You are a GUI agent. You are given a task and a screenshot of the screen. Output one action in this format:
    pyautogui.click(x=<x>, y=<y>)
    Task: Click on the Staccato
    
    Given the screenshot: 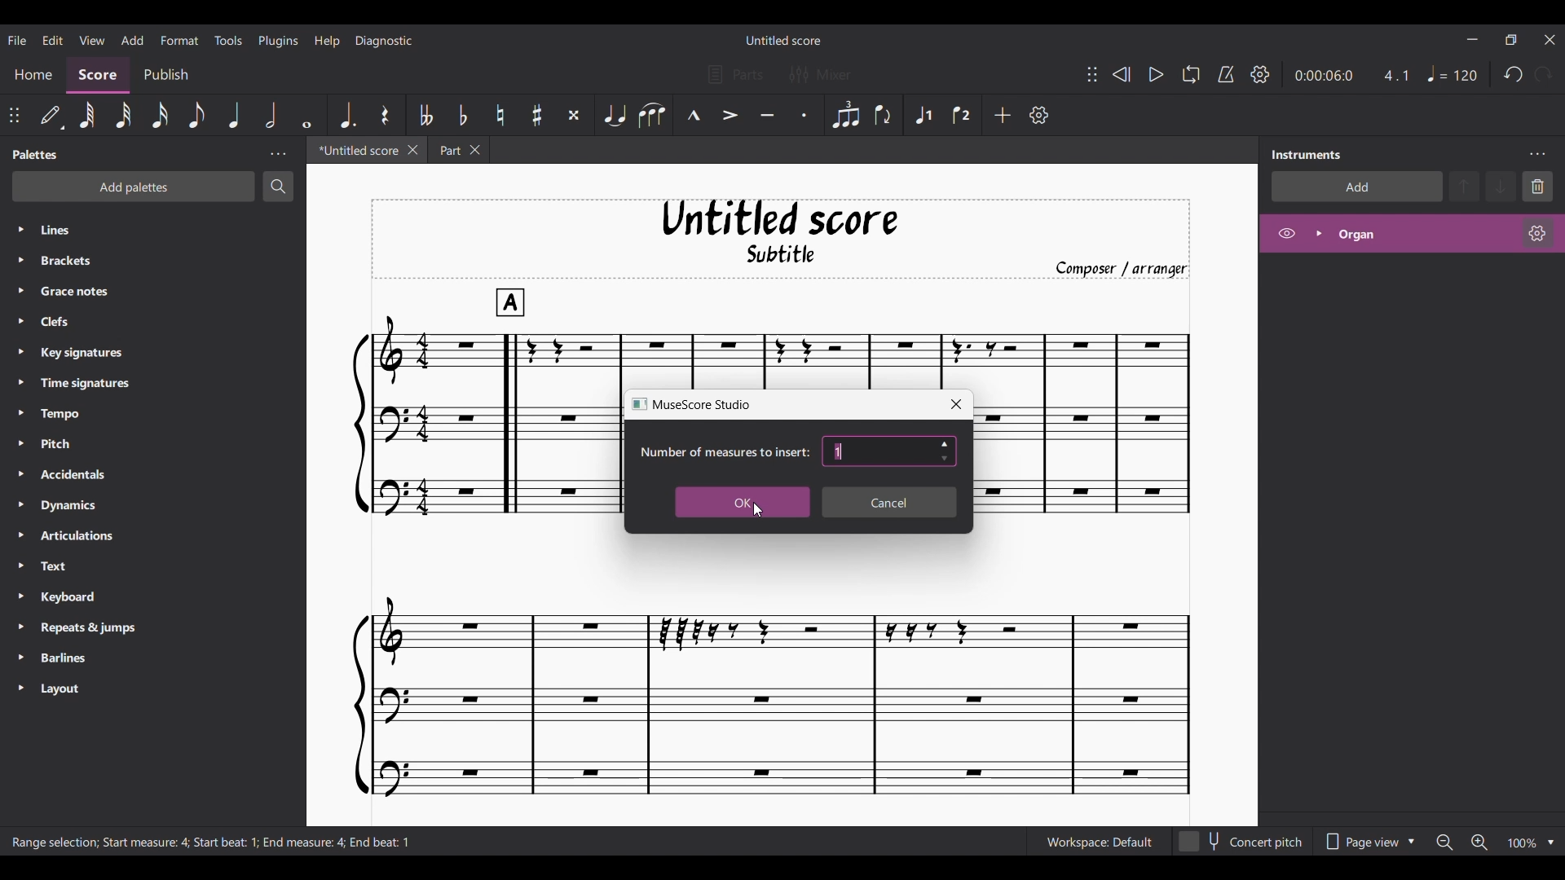 What is the action you would take?
    pyautogui.click(x=804, y=116)
    